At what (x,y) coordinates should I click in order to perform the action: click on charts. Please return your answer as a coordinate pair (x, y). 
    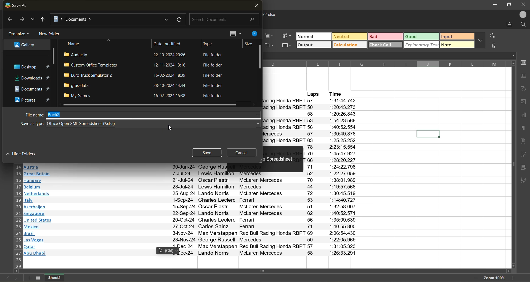
    Looking at the image, I should click on (523, 116).